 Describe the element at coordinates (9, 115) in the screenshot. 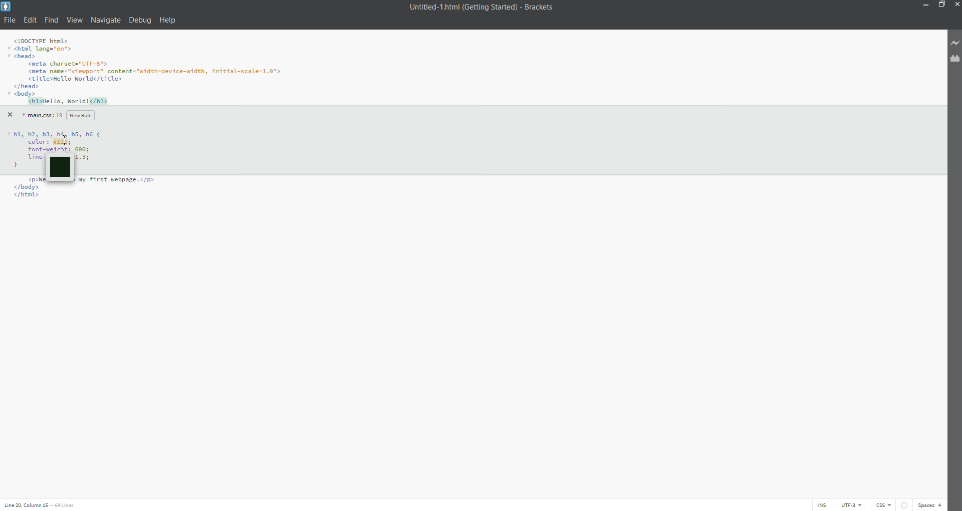

I see `close quick edit` at that location.